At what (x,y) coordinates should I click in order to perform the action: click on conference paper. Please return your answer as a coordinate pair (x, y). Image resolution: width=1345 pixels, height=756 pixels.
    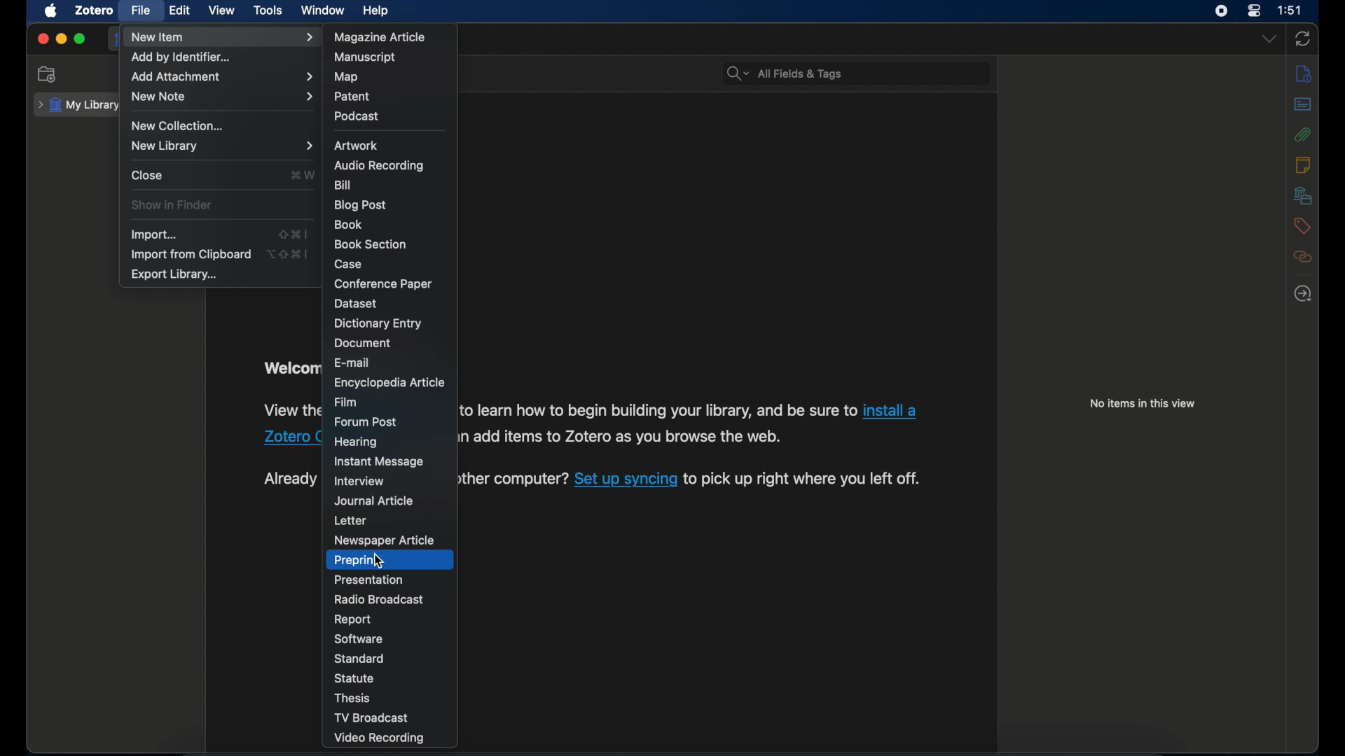
    Looking at the image, I should click on (382, 285).